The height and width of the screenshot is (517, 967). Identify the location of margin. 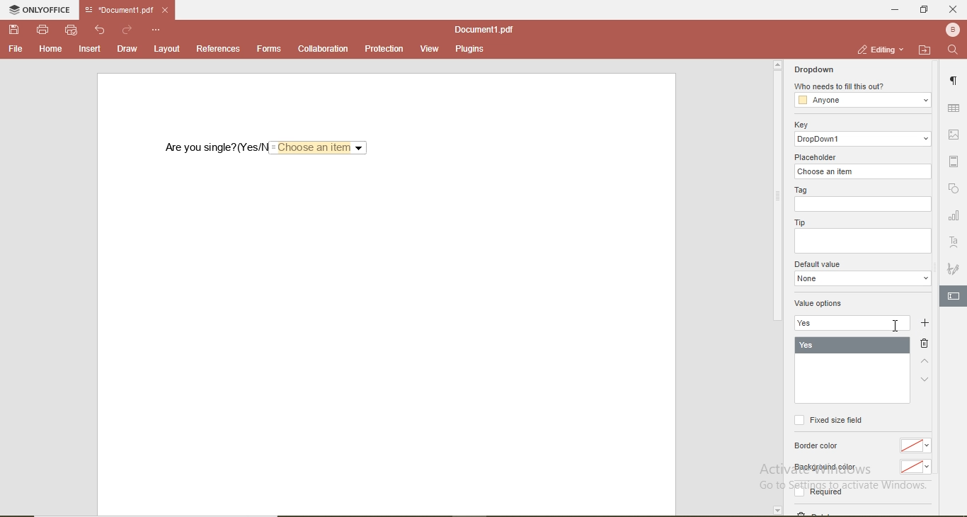
(954, 159).